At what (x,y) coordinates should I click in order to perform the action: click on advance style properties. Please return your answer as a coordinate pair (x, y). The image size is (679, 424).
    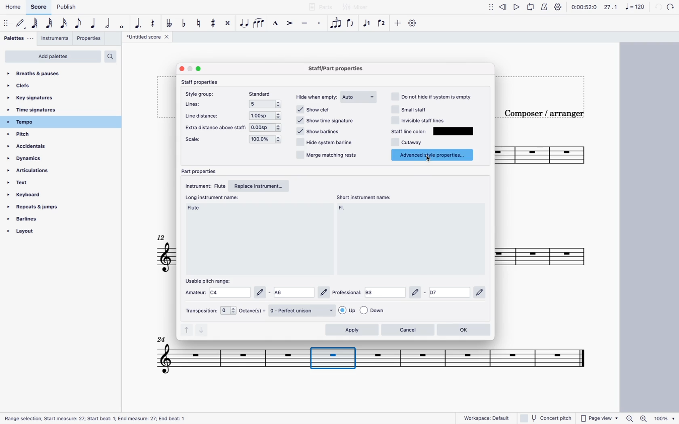
    Looking at the image, I should click on (434, 154).